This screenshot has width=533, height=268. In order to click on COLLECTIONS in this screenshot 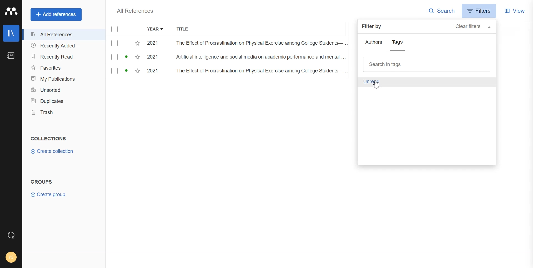, I will do `click(50, 138)`.